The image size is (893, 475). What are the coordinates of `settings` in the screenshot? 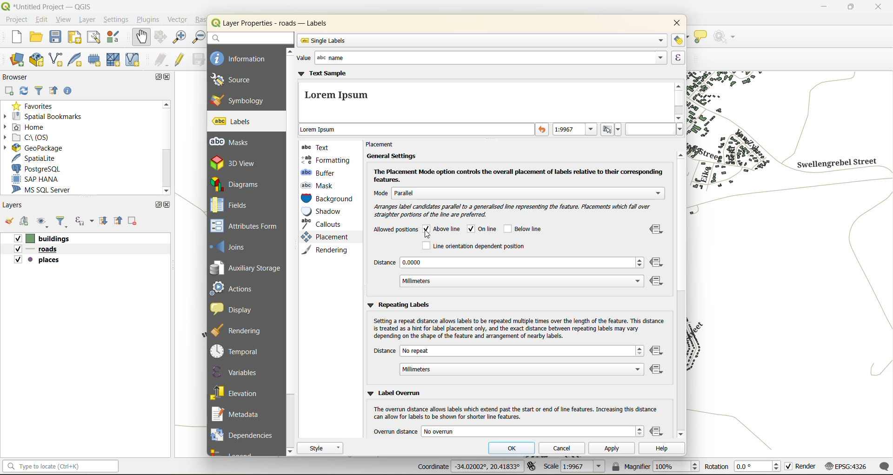 It's located at (116, 20).